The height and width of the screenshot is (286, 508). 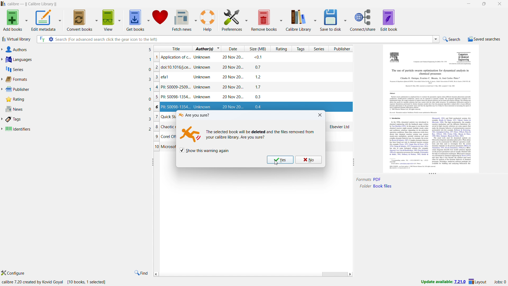 I want to click on edit book, so click(x=389, y=20).